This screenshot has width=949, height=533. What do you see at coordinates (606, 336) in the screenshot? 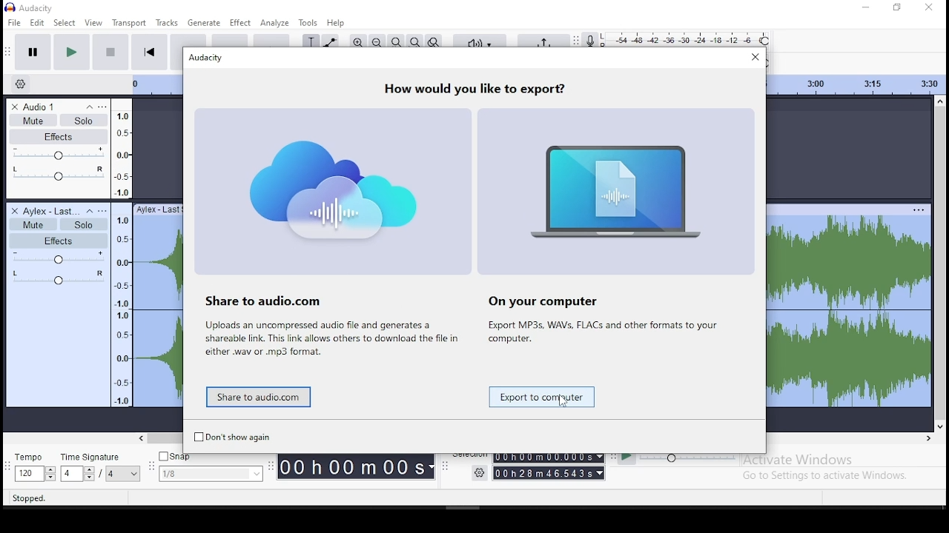
I see `text` at bounding box center [606, 336].